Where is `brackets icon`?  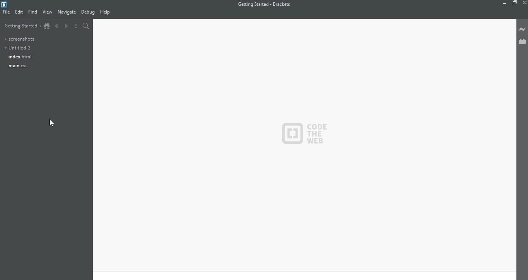
brackets icon is located at coordinates (5, 3).